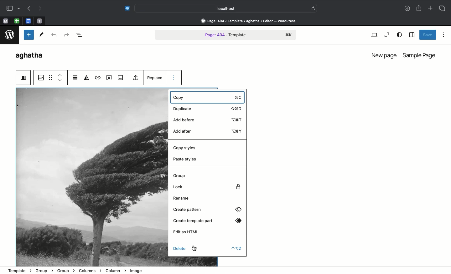  Describe the element at coordinates (407, 9) in the screenshot. I see `Downlaods` at that location.